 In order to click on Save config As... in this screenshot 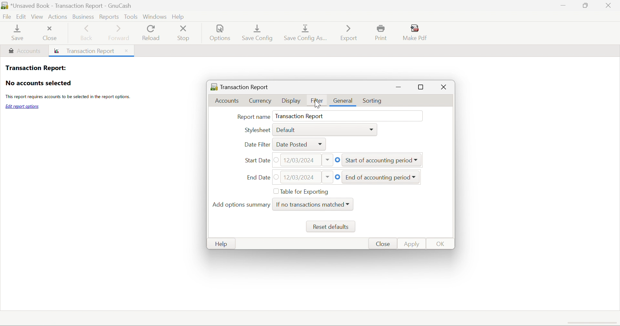, I will do `click(307, 34)`.